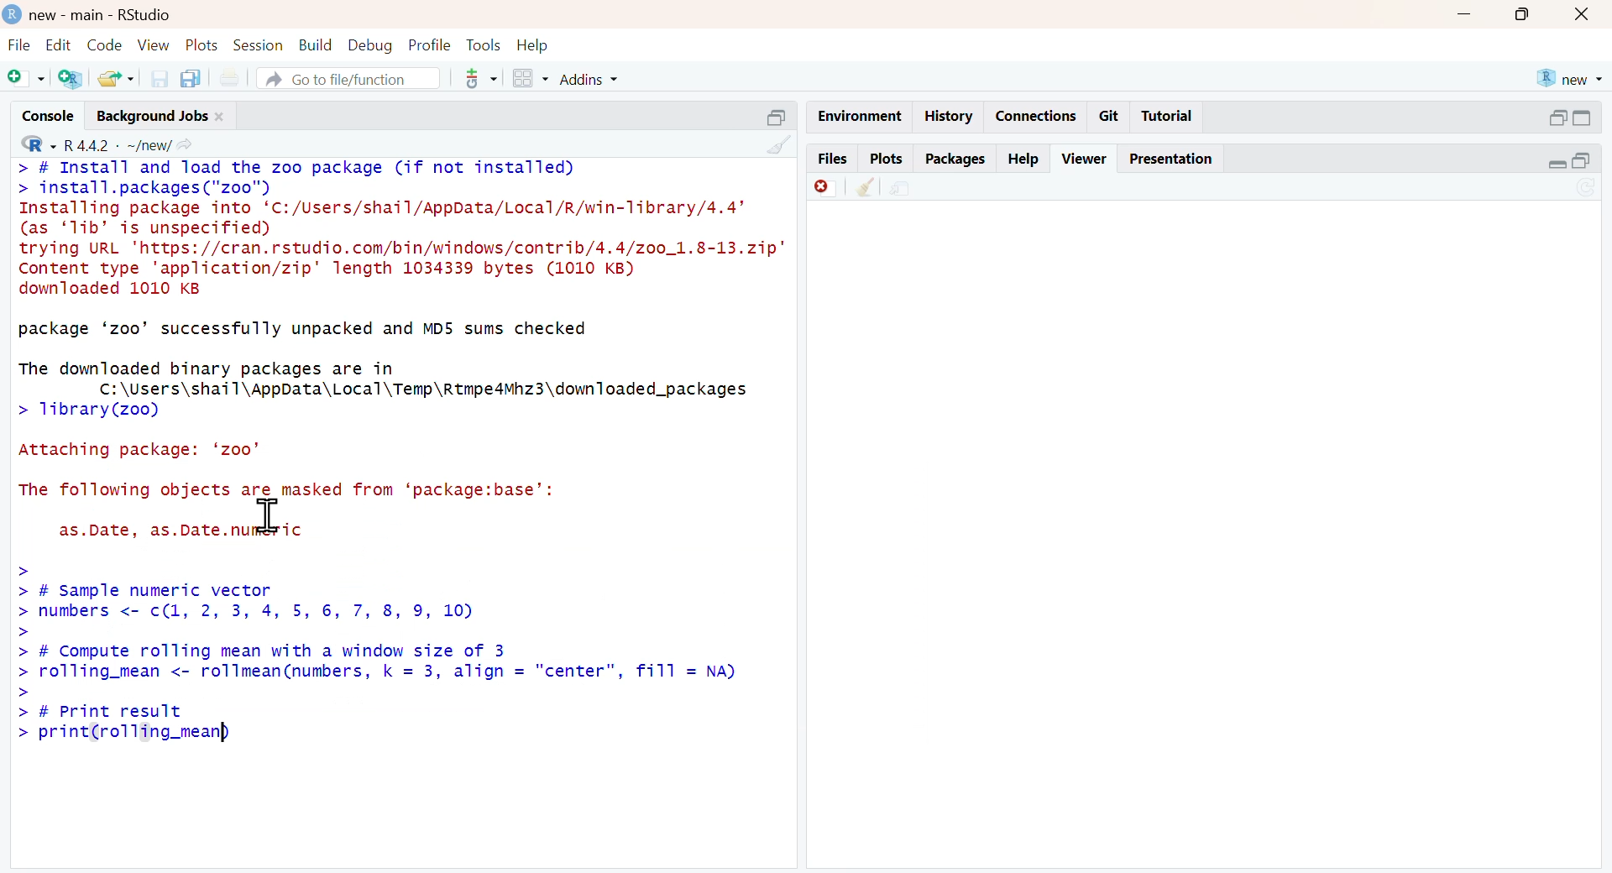 The image size is (1612, 873). I want to click on share file, so click(901, 188).